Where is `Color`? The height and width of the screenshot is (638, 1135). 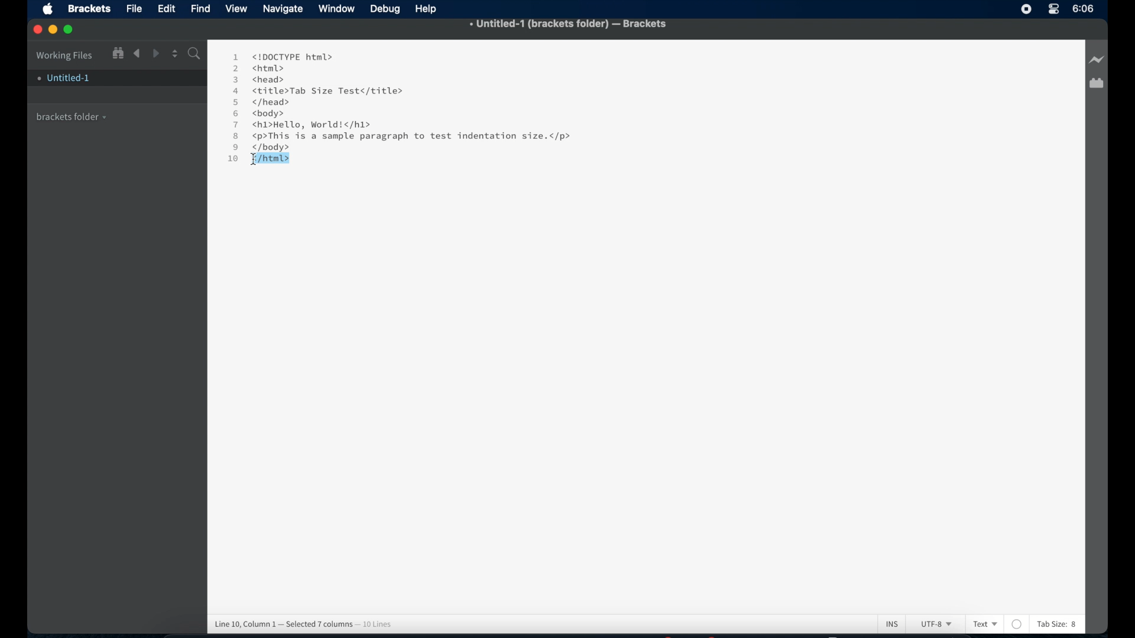
Color is located at coordinates (1017, 624).